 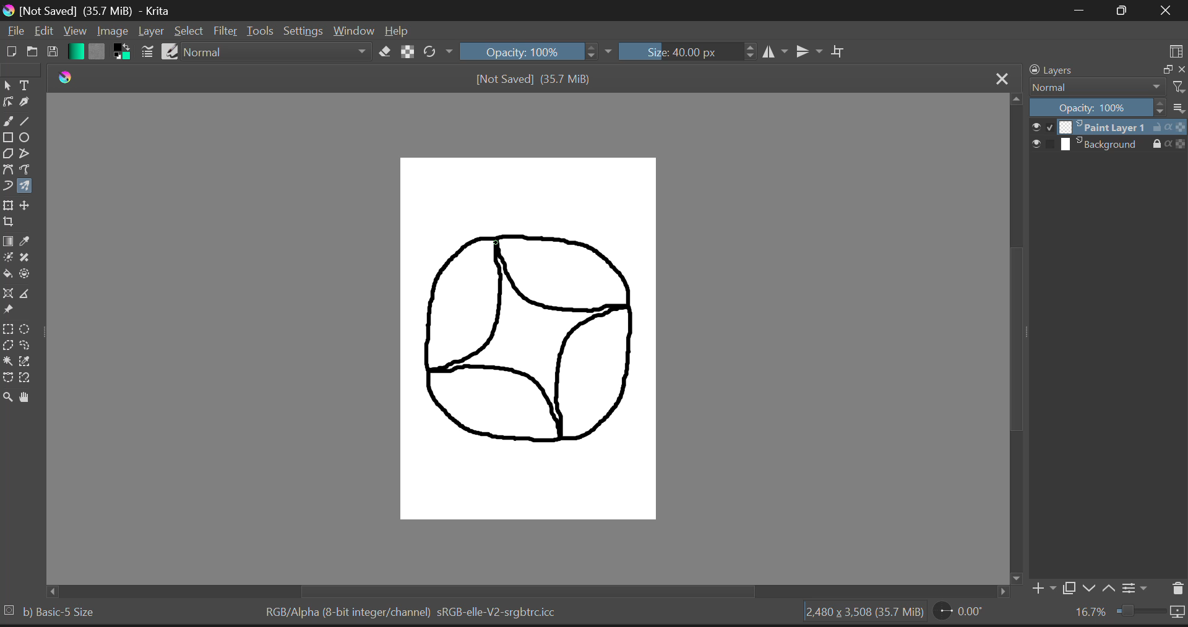 I want to click on , so click(x=9, y=609).